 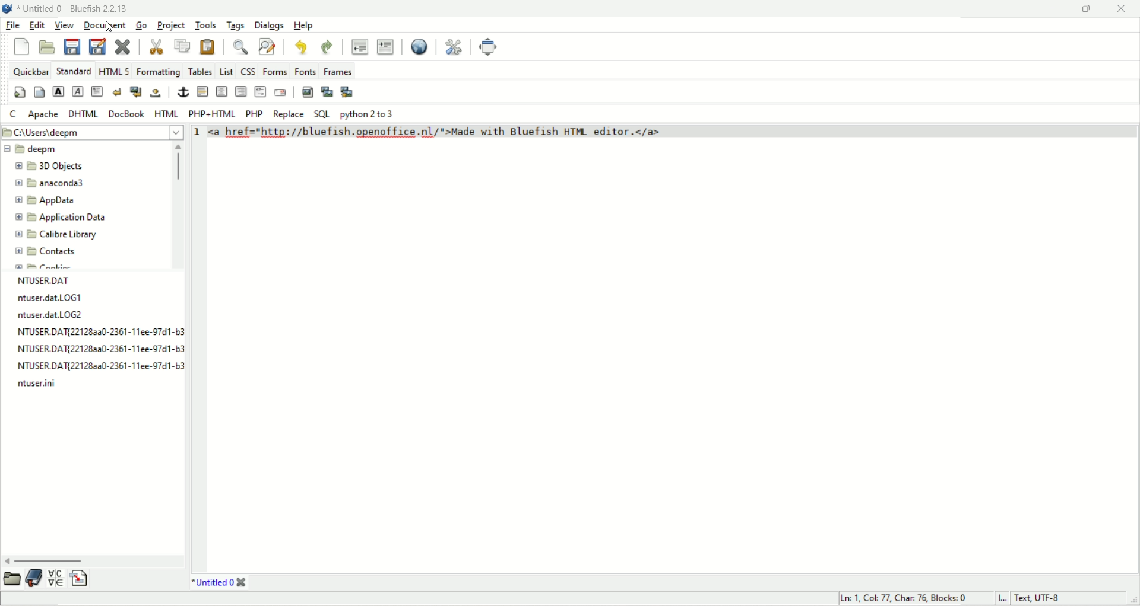 I want to click on deepm, so click(x=31, y=149).